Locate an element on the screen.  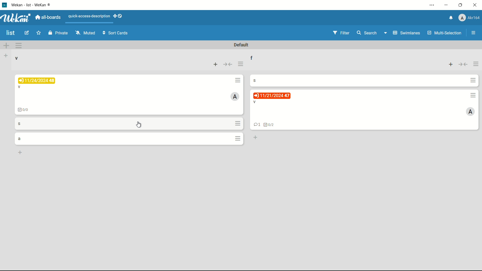
11/24/2024 48 is located at coordinates (37, 80).